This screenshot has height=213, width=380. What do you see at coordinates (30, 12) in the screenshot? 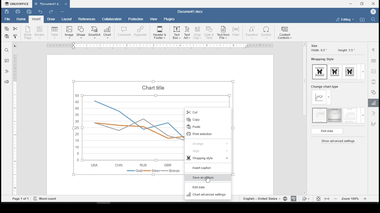
I see `quick print` at bounding box center [30, 12].